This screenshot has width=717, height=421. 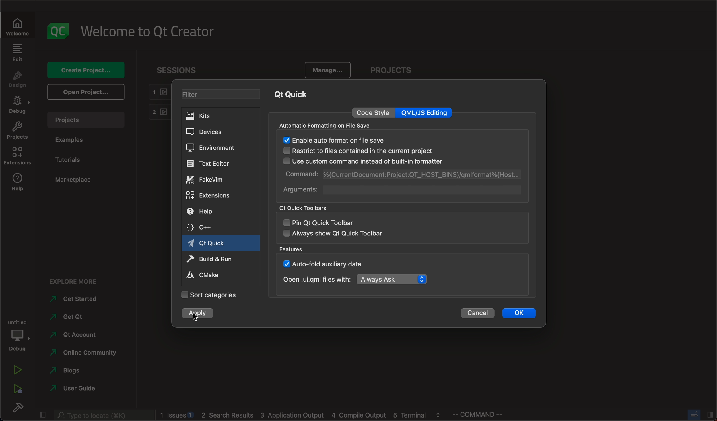 What do you see at coordinates (75, 281) in the screenshot?
I see `explore` at bounding box center [75, 281].